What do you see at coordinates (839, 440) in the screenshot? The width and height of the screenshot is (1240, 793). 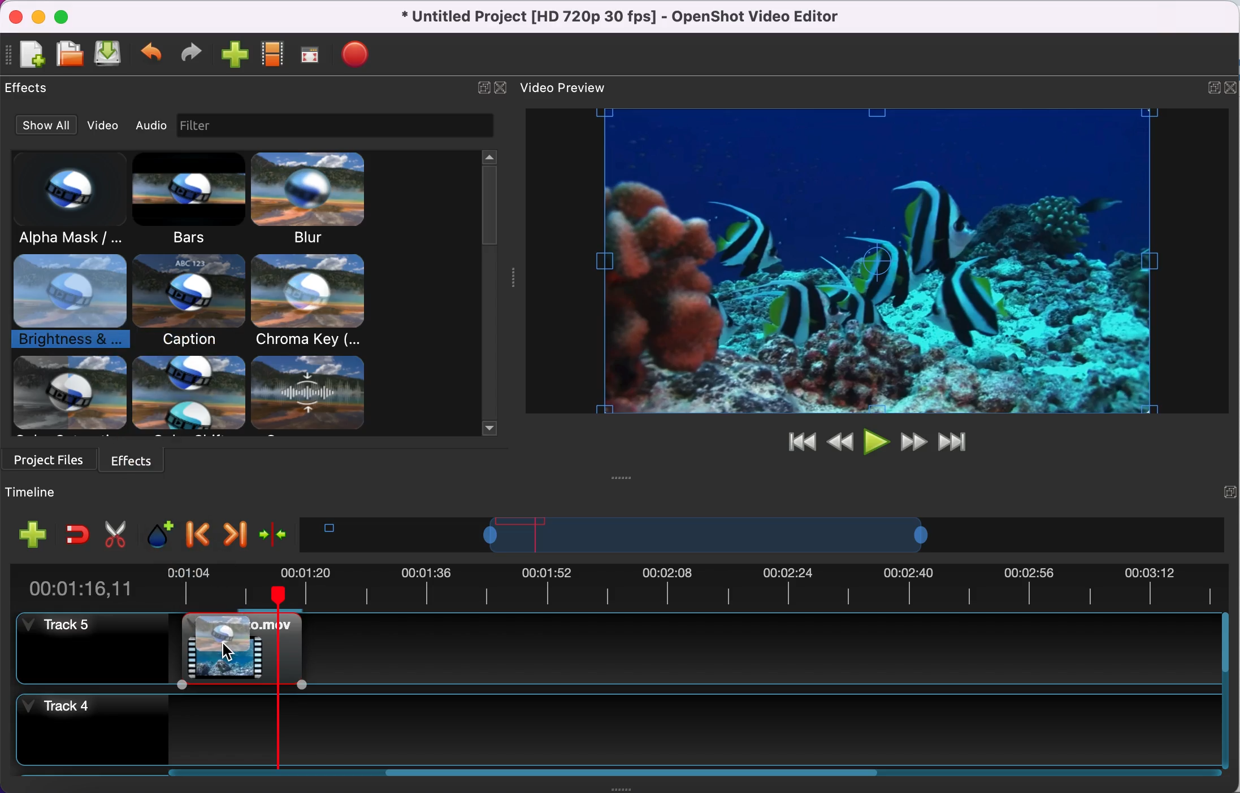 I see `review` at bounding box center [839, 440].